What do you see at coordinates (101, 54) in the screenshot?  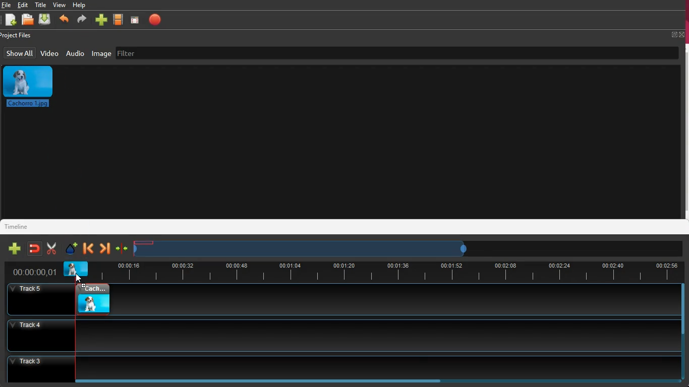 I see `image` at bounding box center [101, 54].